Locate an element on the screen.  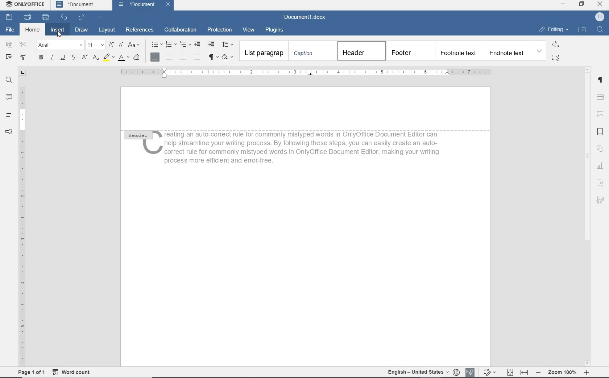
page 1 of 1 is located at coordinates (31, 373).